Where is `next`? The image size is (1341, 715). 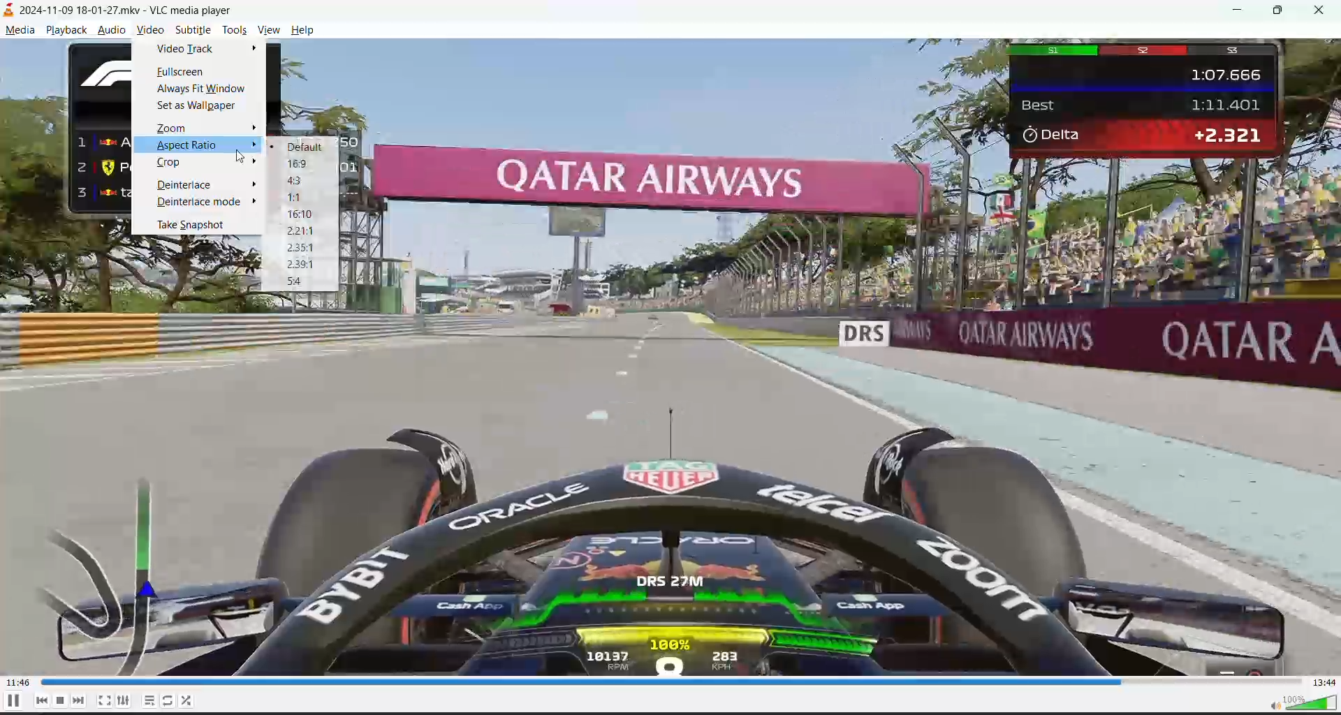 next is located at coordinates (80, 700).